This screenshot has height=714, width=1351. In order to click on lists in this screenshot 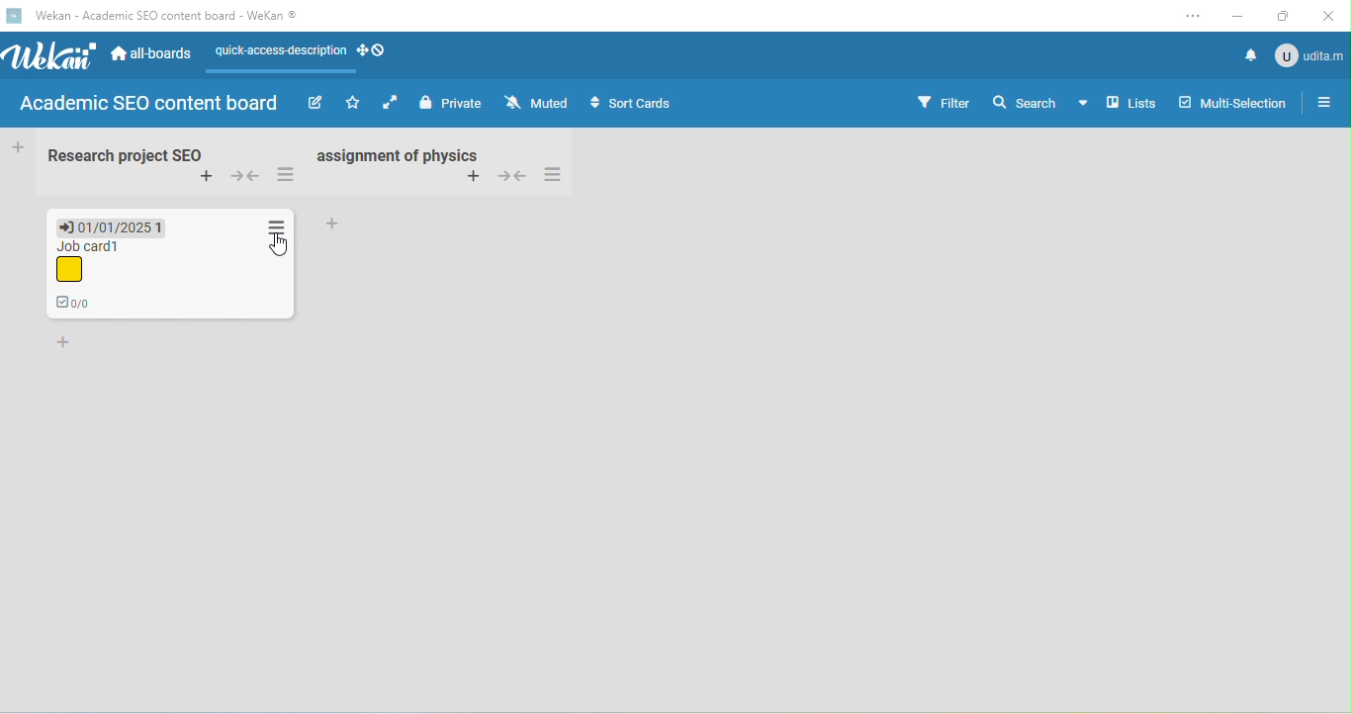, I will do `click(1131, 104)`.